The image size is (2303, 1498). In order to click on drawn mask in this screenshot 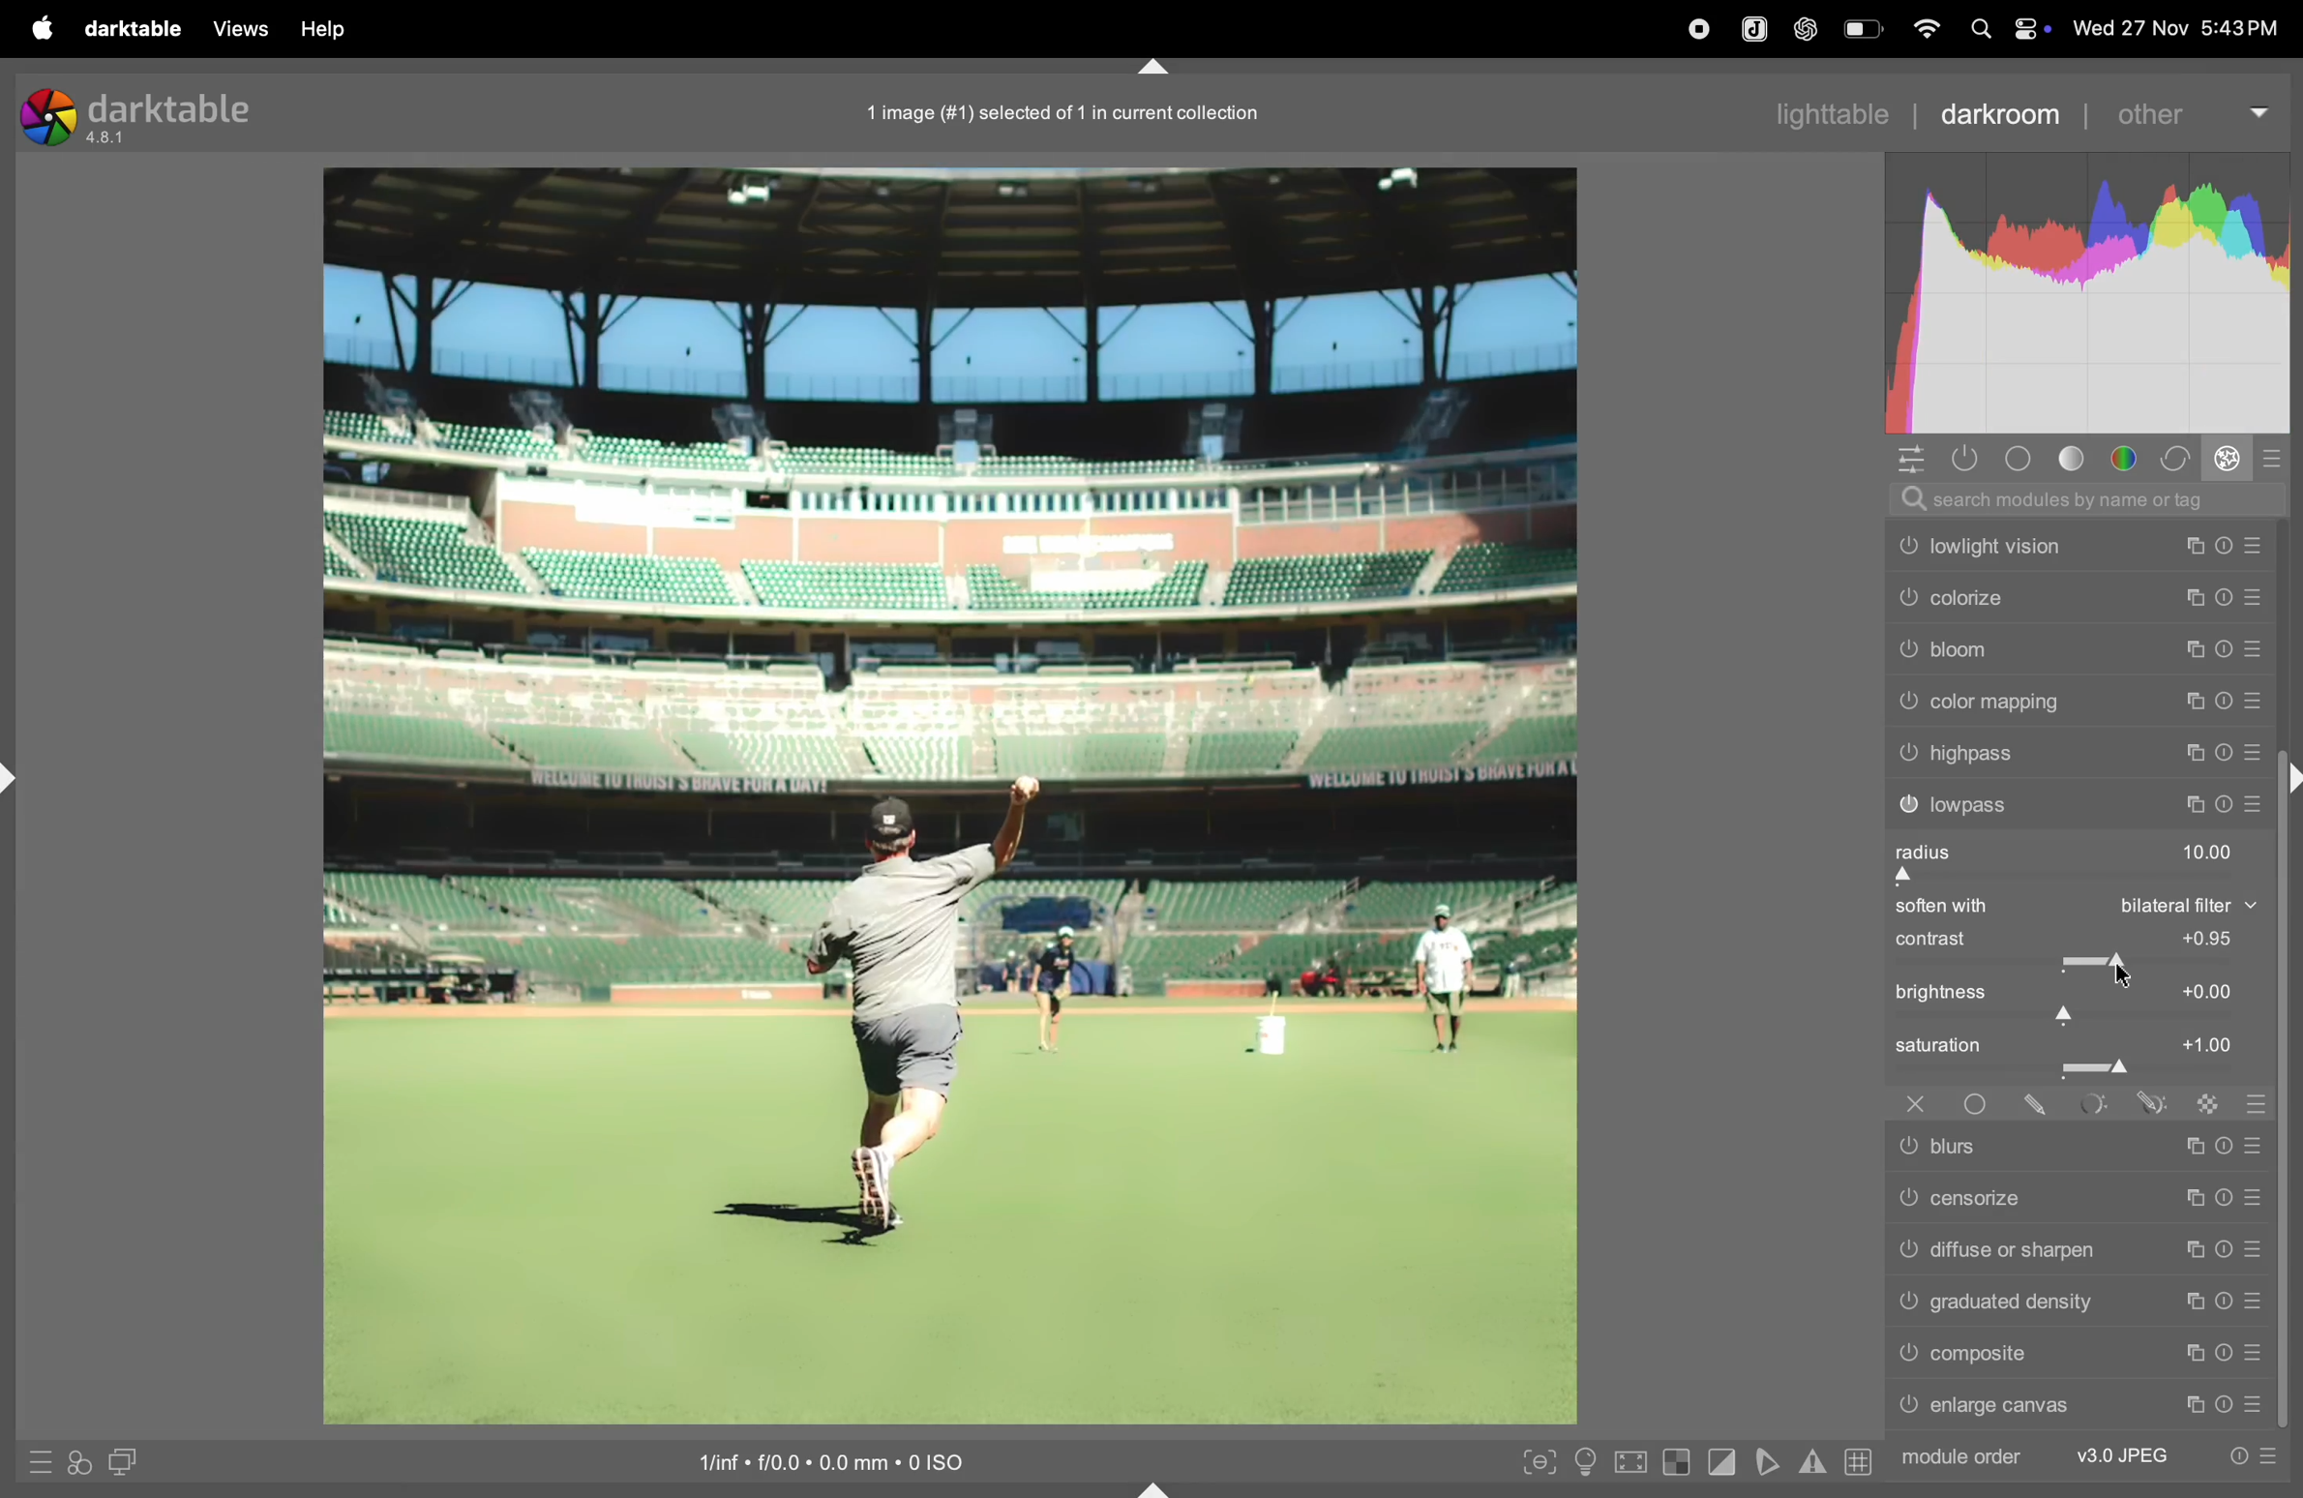, I will do `click(2037, 1105)`.